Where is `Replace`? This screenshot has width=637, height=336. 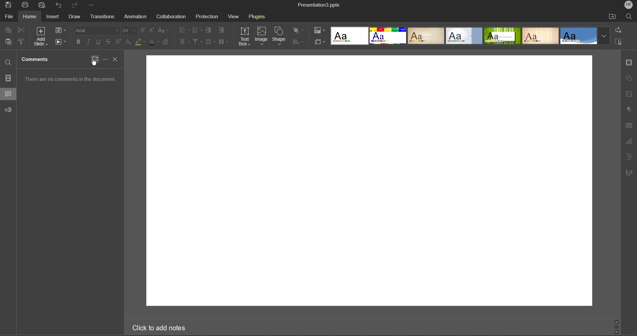 Replace is located at coordinates (619, 30).